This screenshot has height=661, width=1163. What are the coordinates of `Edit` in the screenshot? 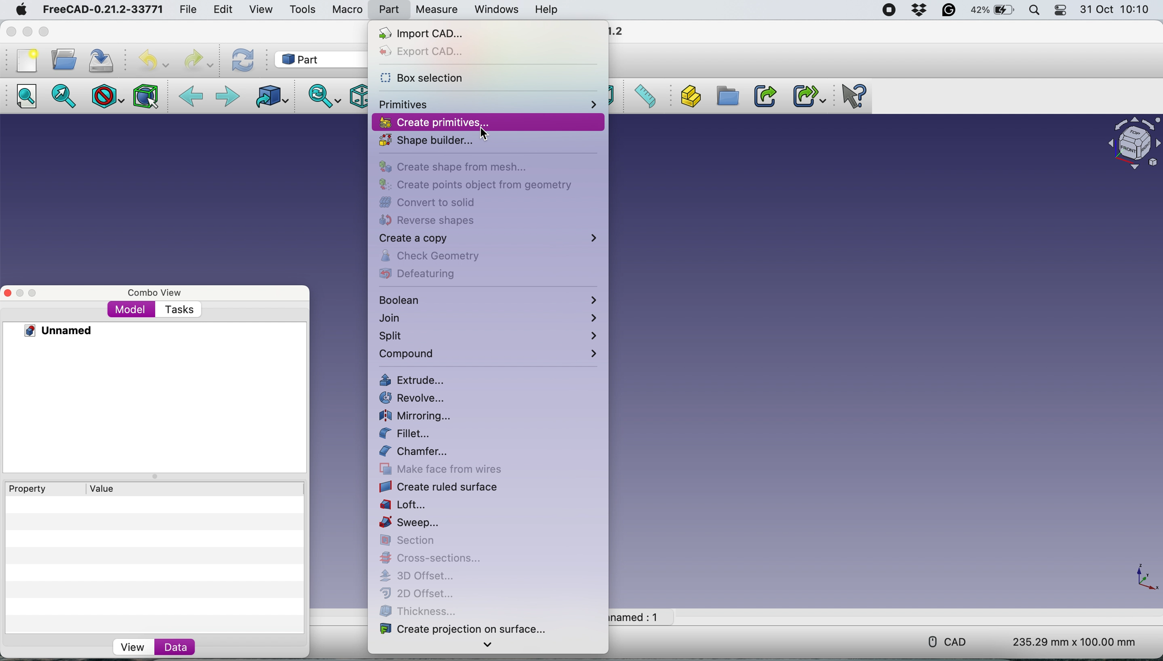 It's located at (226, 10).